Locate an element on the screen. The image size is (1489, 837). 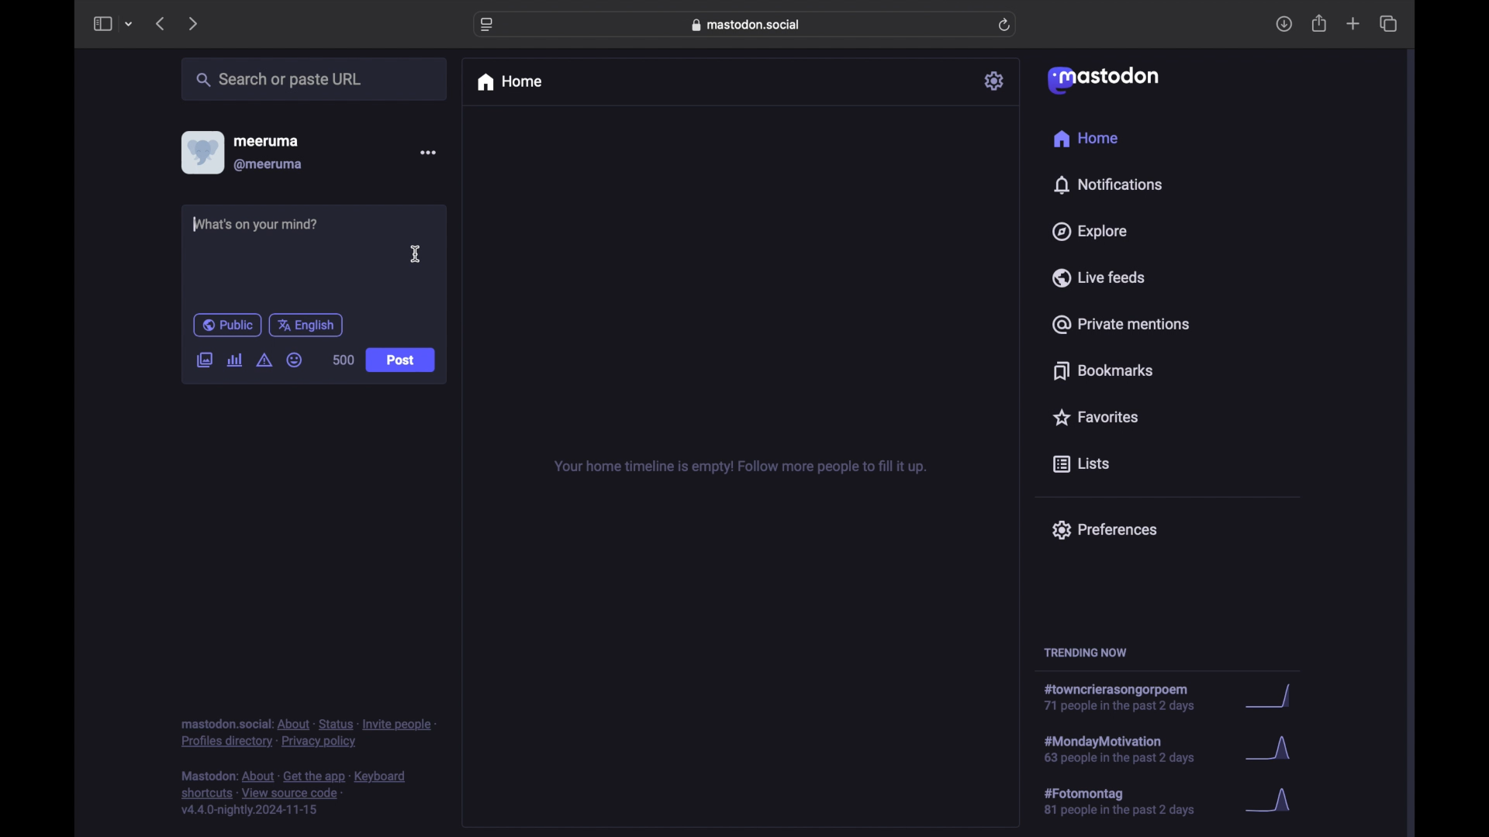
share is located at coordinates (1320, 23).